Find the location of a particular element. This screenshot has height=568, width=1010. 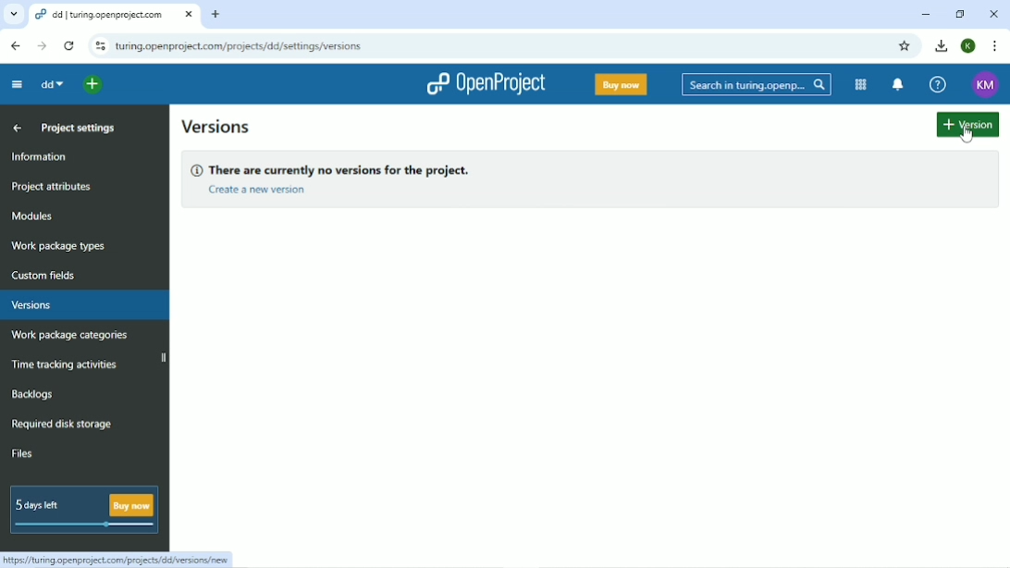

View site information is located at coordinates (100, 45).